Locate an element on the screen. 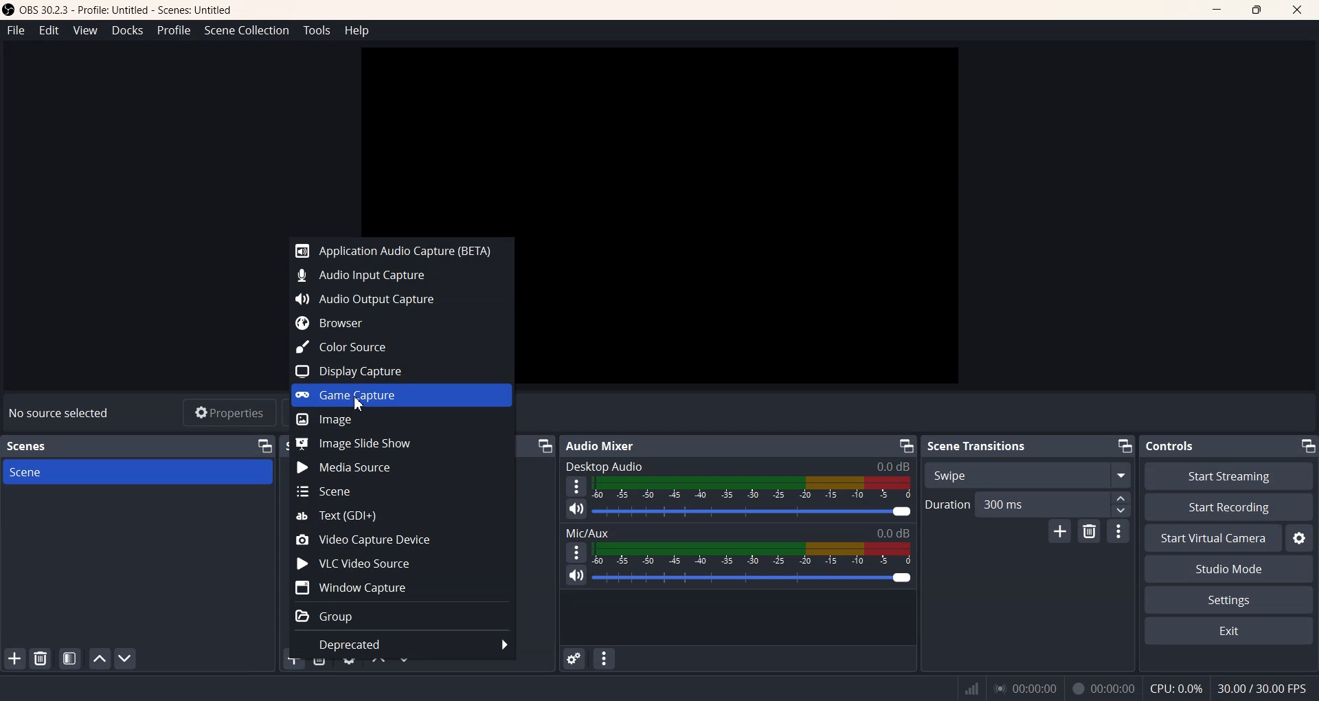 This screenshot has height=701, width=1319. Audio Input Capture is located at coordinates (396, 273).